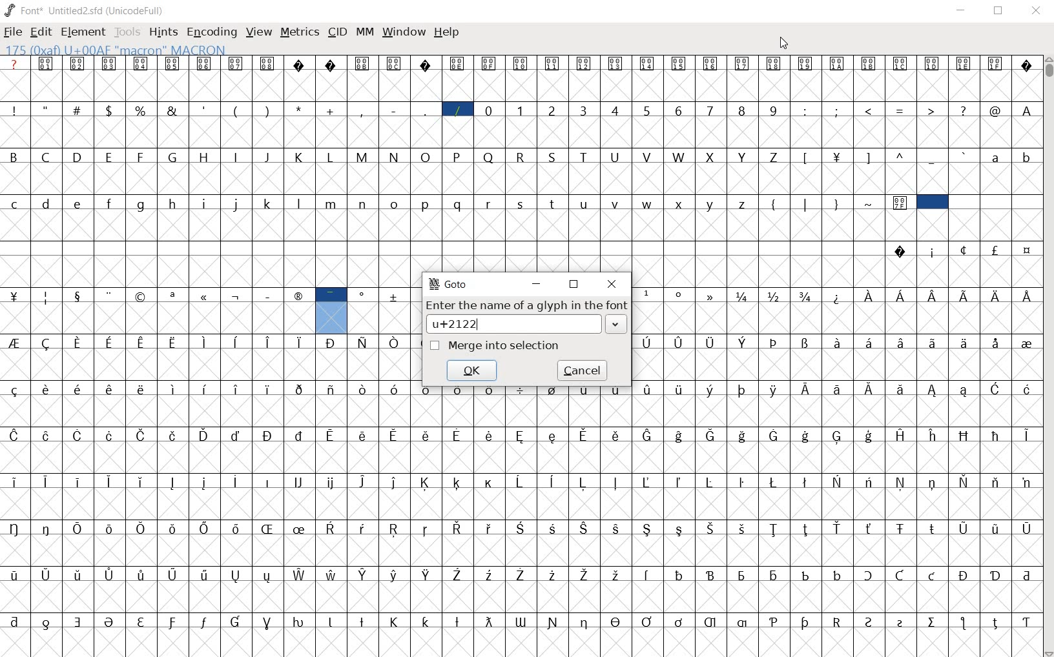 This screenshot has width=1054, height=657. What do you see at coordinates (538, 285) in the screenshot?
I see `minimize` at bounding box center [538, 285].